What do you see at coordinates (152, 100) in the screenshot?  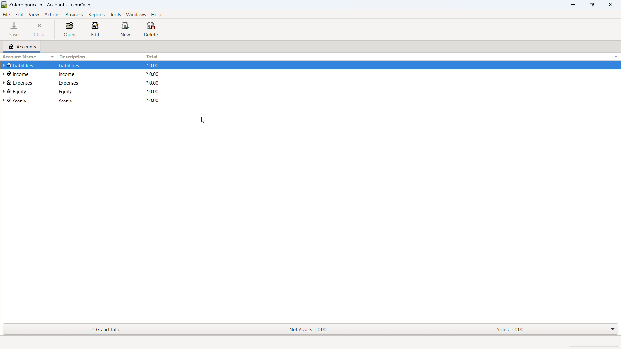 I see `?0.00` at bounding box center [152, 100].